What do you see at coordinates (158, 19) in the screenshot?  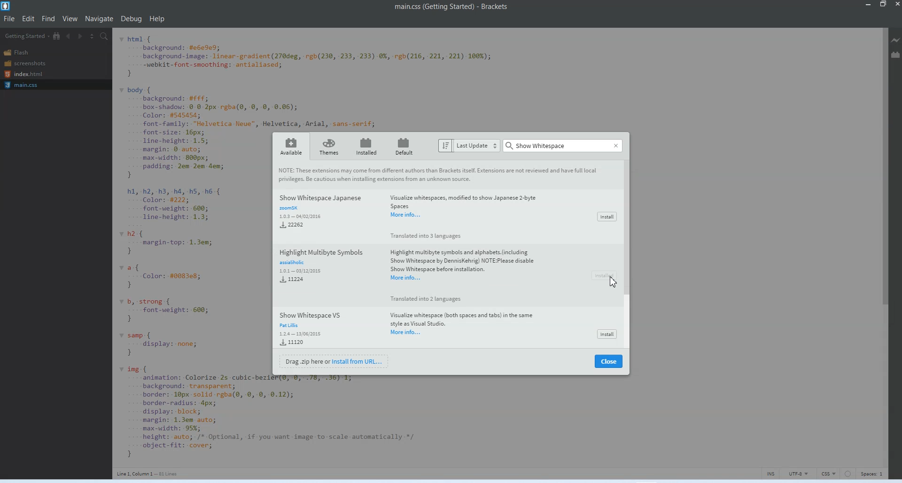 I see `Help` at bounding box center [158, 19].